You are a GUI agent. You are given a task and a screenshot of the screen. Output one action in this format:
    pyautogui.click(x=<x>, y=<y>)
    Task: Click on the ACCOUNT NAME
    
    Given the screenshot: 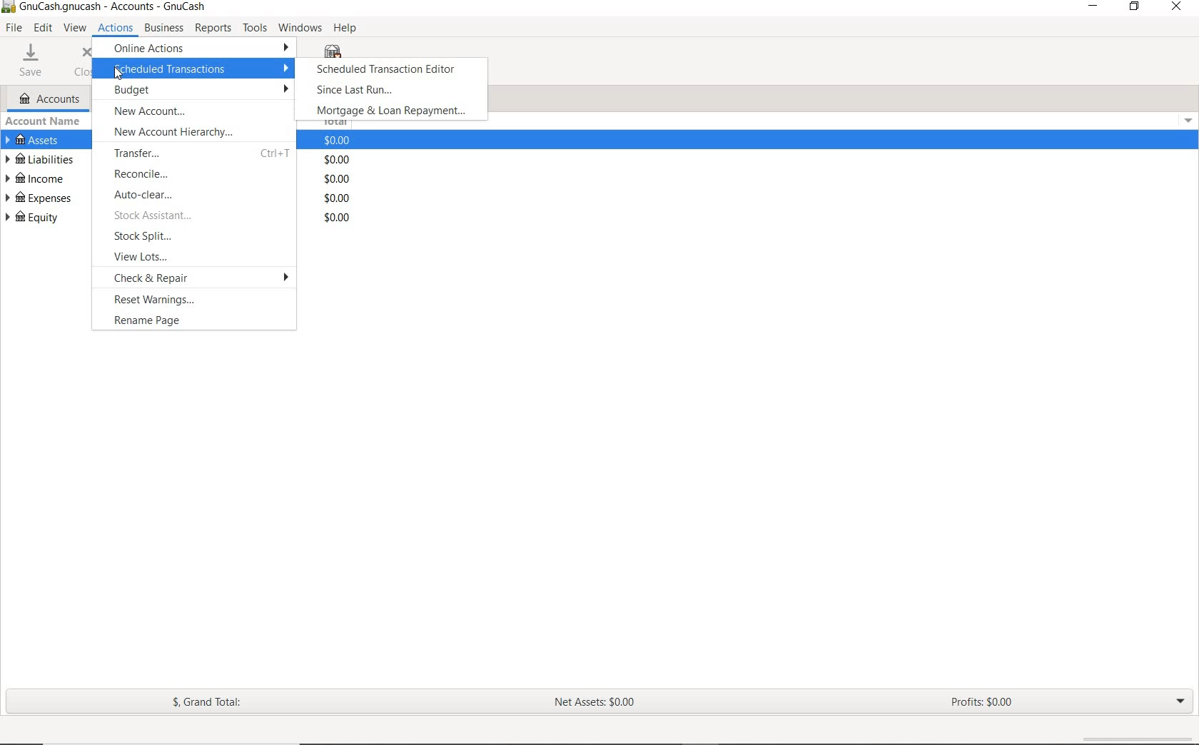 What is the action you would take?
    pyautogui.click(x=46, y=121)
    